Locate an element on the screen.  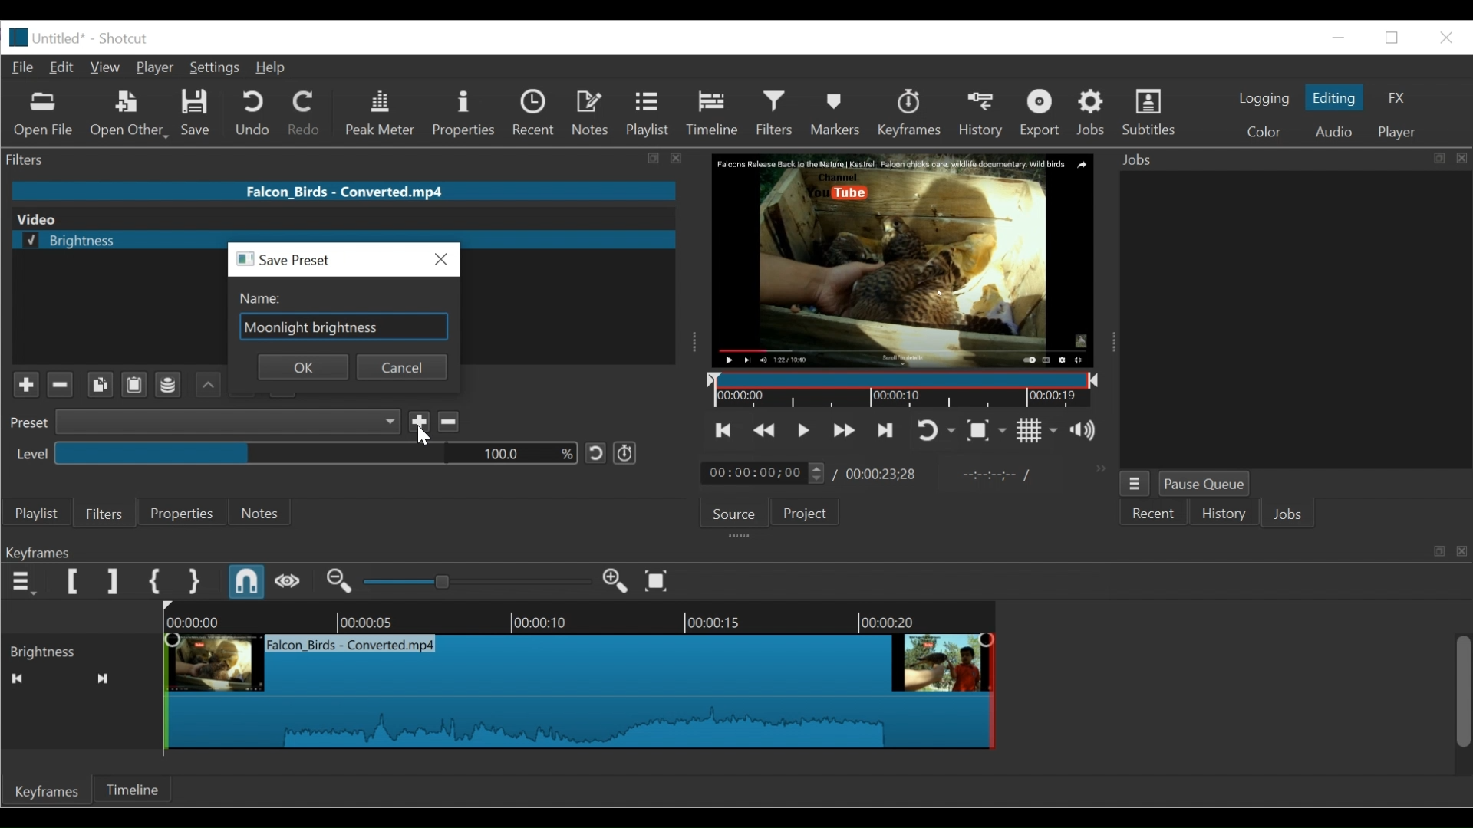
Preset is located at coordinates (25, 426).